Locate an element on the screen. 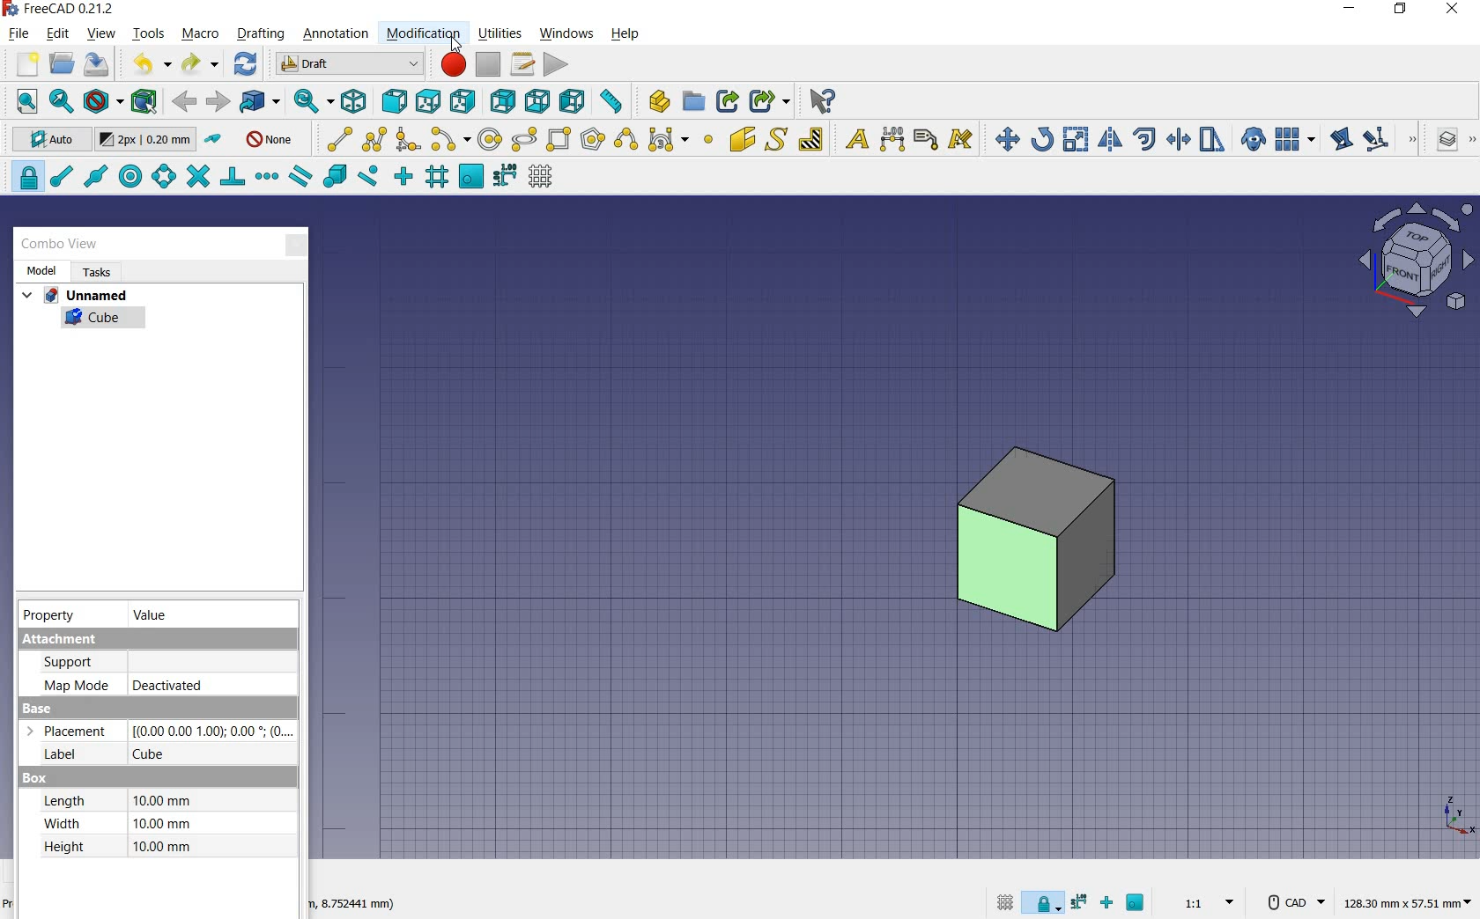 The height and width of the screenshot is (919, 1480). go to linked objects is located at coordinates (259, 102).